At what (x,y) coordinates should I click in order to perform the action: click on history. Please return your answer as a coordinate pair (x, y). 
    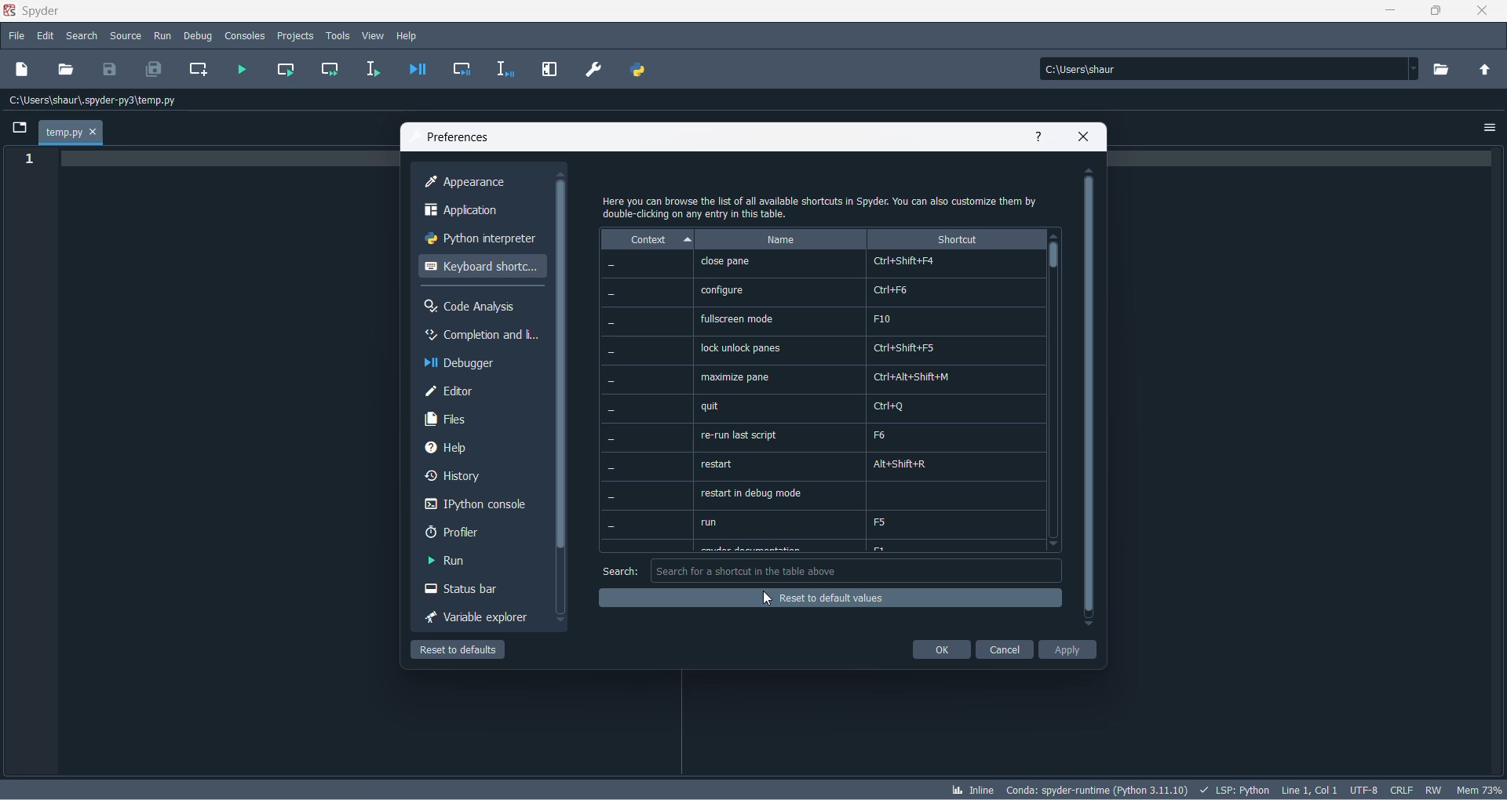
    Looking at the image, I should click on (474, 478).